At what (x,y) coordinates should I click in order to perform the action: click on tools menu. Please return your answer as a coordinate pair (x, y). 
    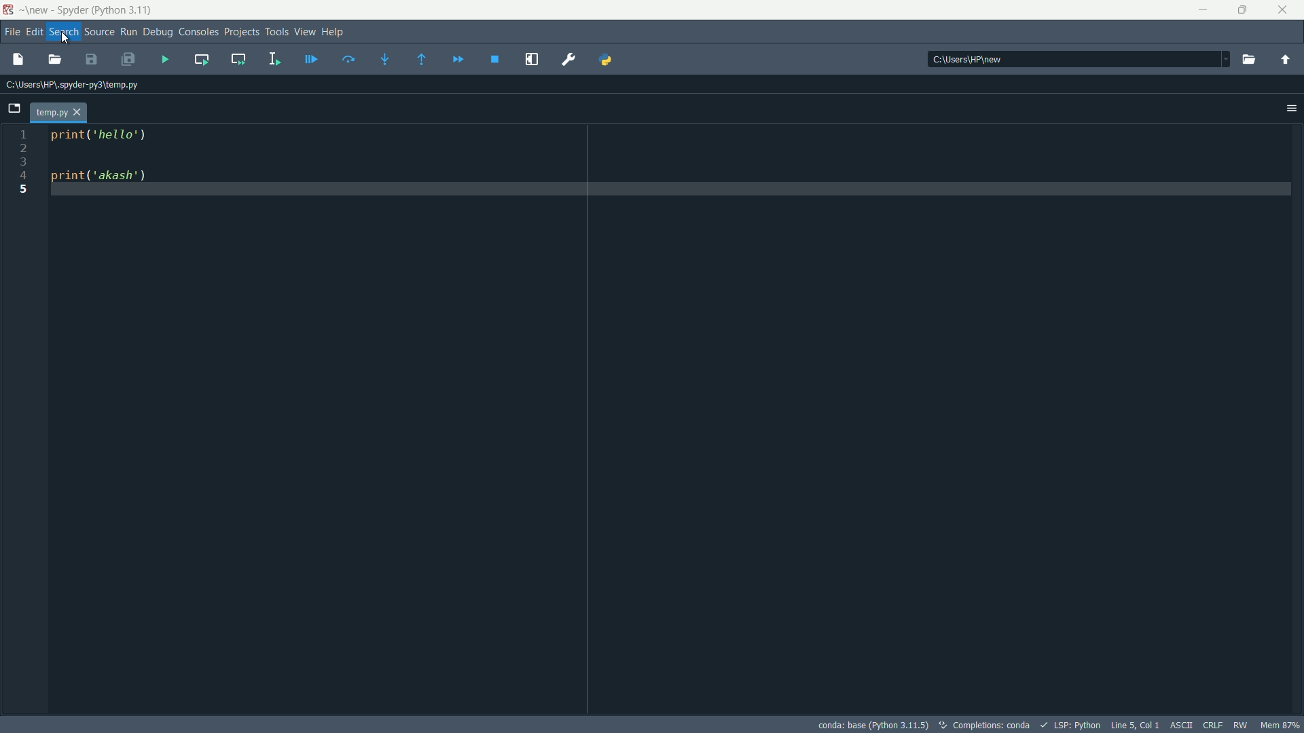
    Looking at the image, I should click on (276, 33).